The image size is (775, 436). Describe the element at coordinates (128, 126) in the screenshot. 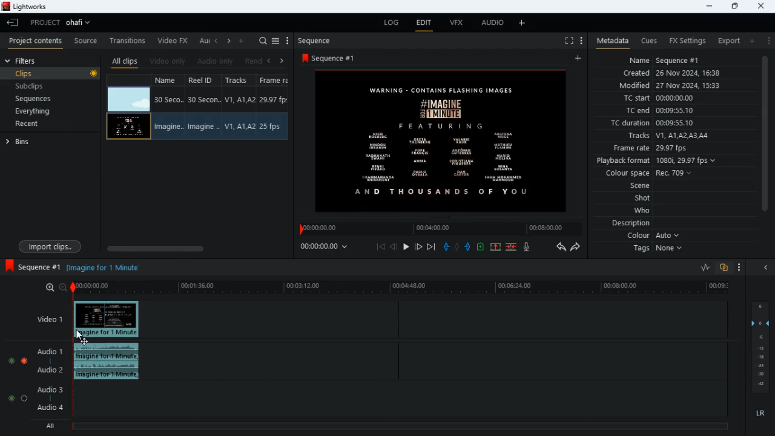

I see `video` at that location.